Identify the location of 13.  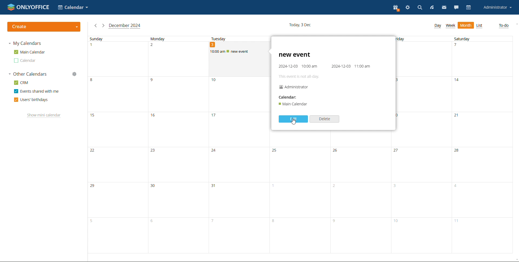
(424, 94).